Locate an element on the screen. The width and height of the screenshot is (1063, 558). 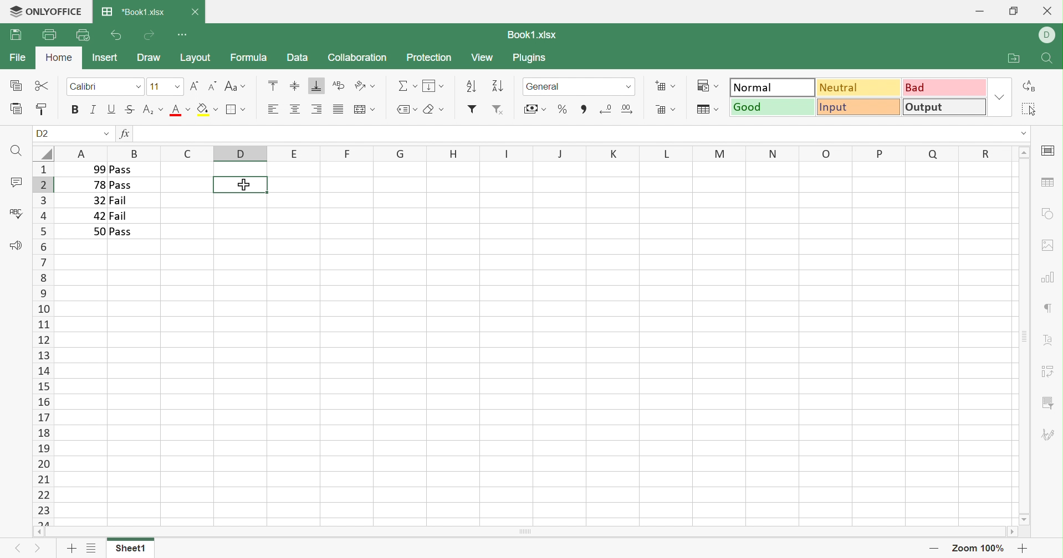
Align middle is located at coordinates (296, 109).